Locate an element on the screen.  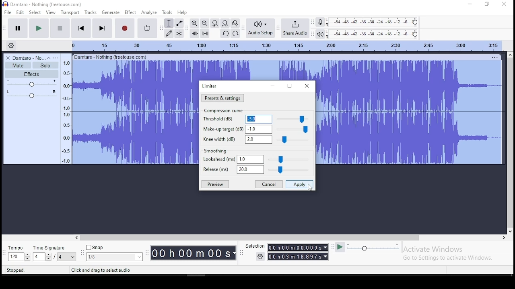
stopped is located at coordinates (16, 270).